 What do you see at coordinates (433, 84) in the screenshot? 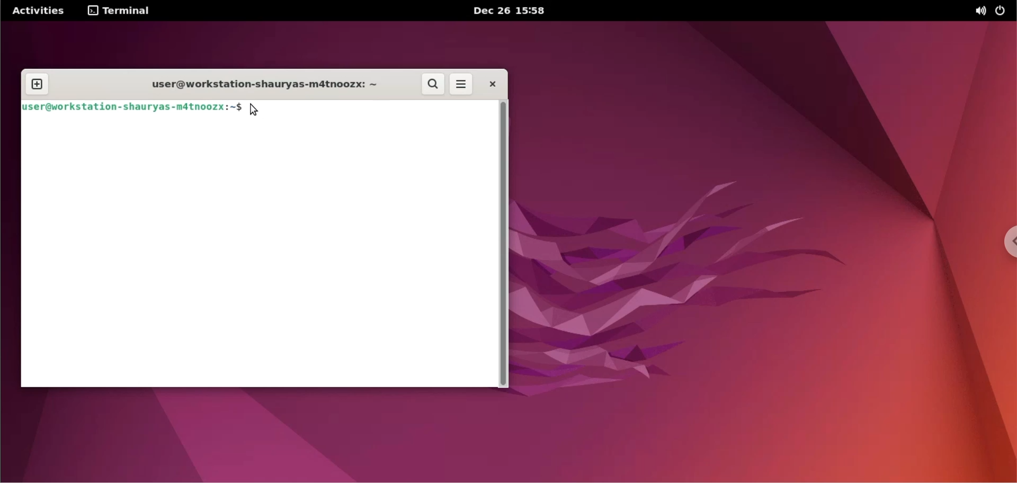
I see `search` at bounding box center [433, 84].